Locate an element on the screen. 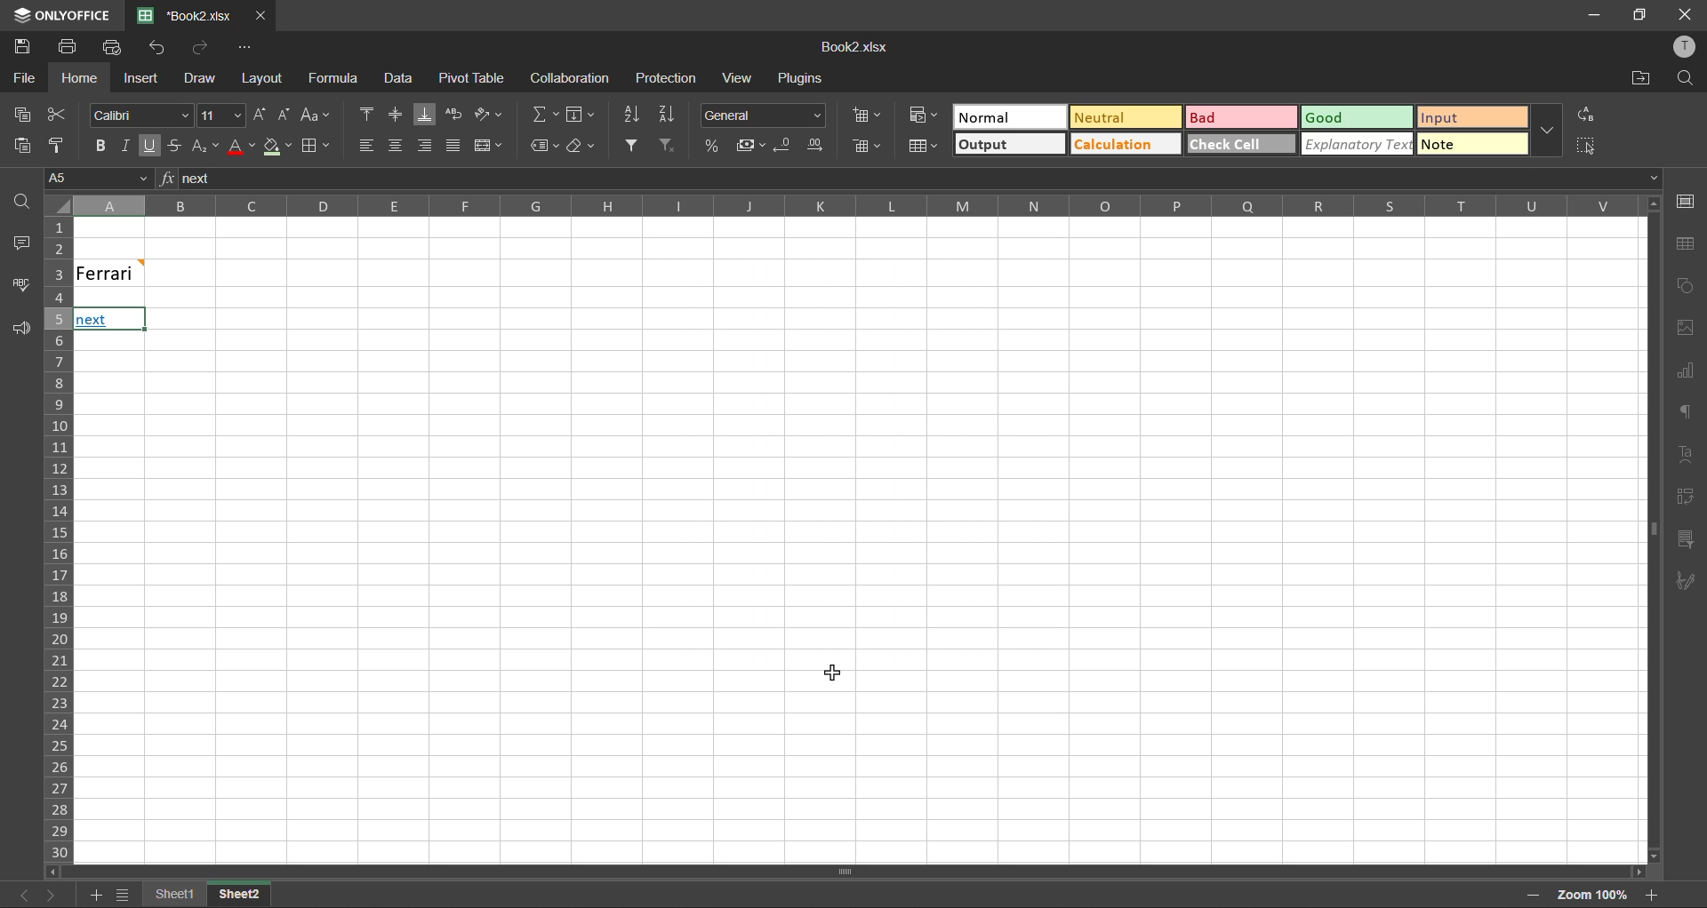 The image size is (1707, 908). print is located at coordinates (69, 46).